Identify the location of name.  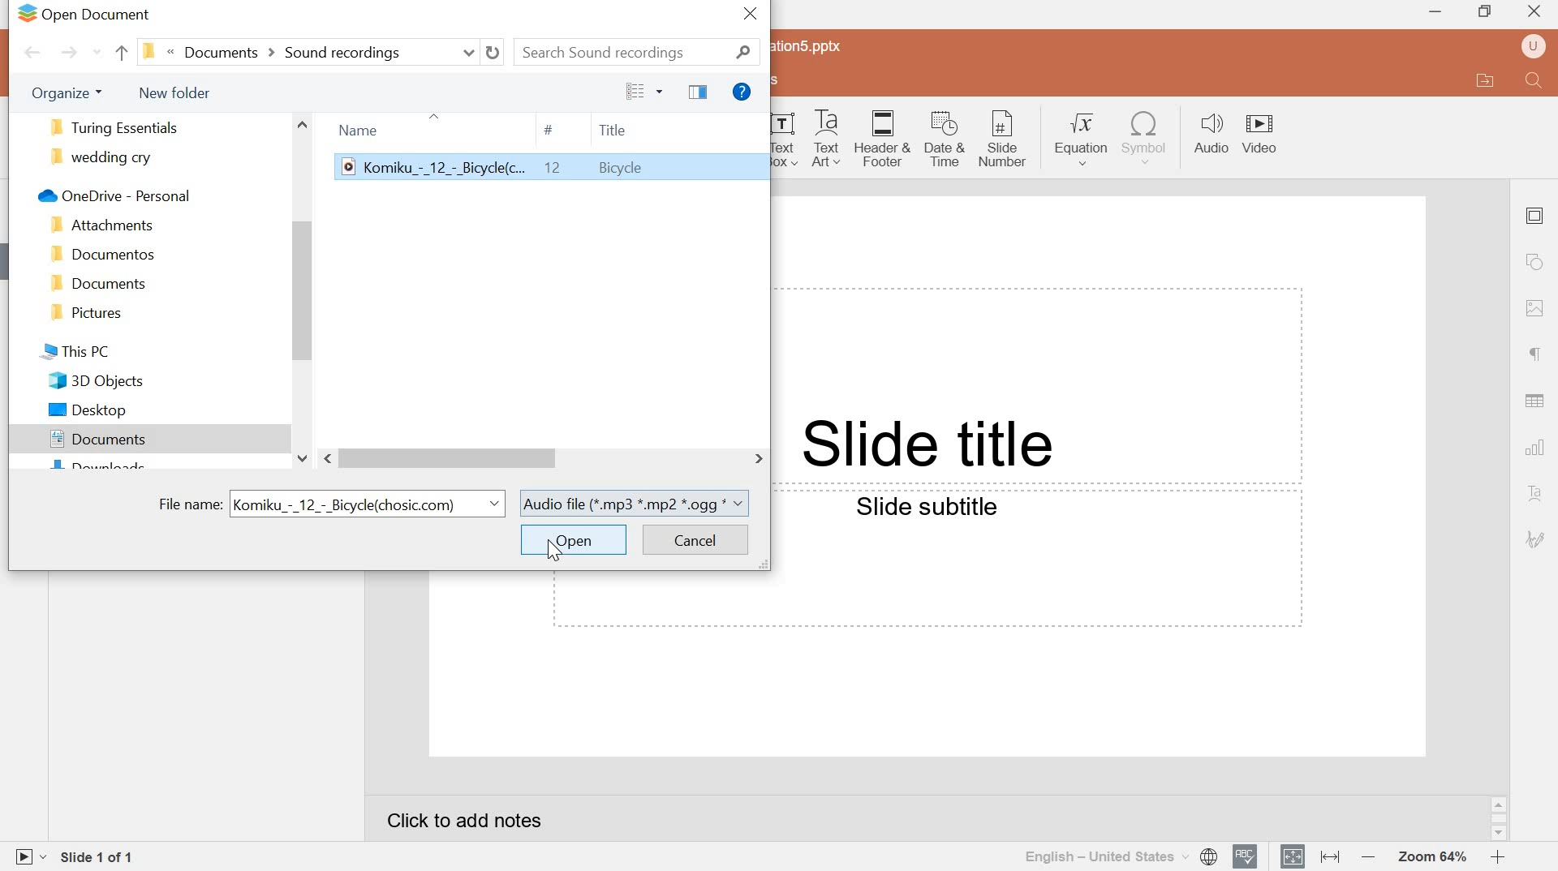
(359, 129).